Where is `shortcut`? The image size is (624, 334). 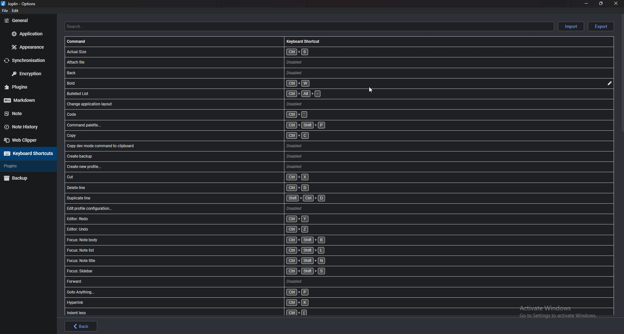 shortcut is located at coordinates (213, 241).